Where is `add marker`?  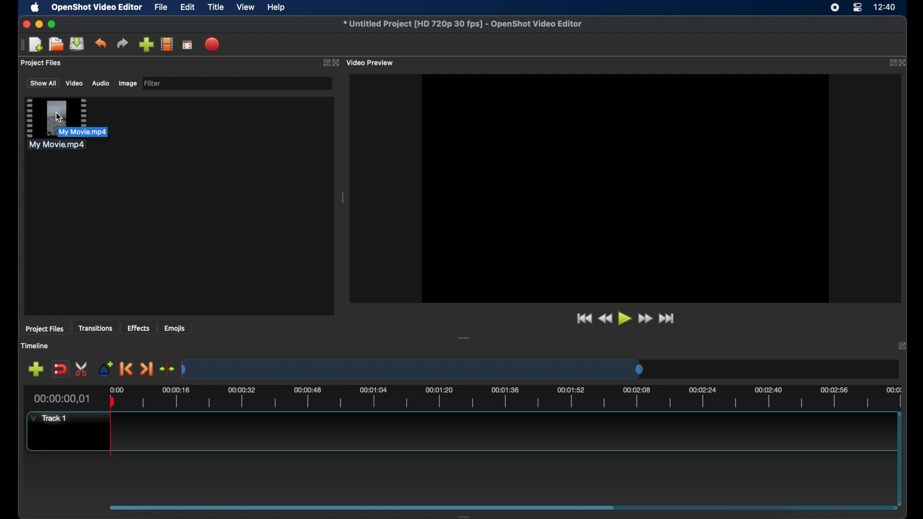 add marker is located at coordinates (105, 368).